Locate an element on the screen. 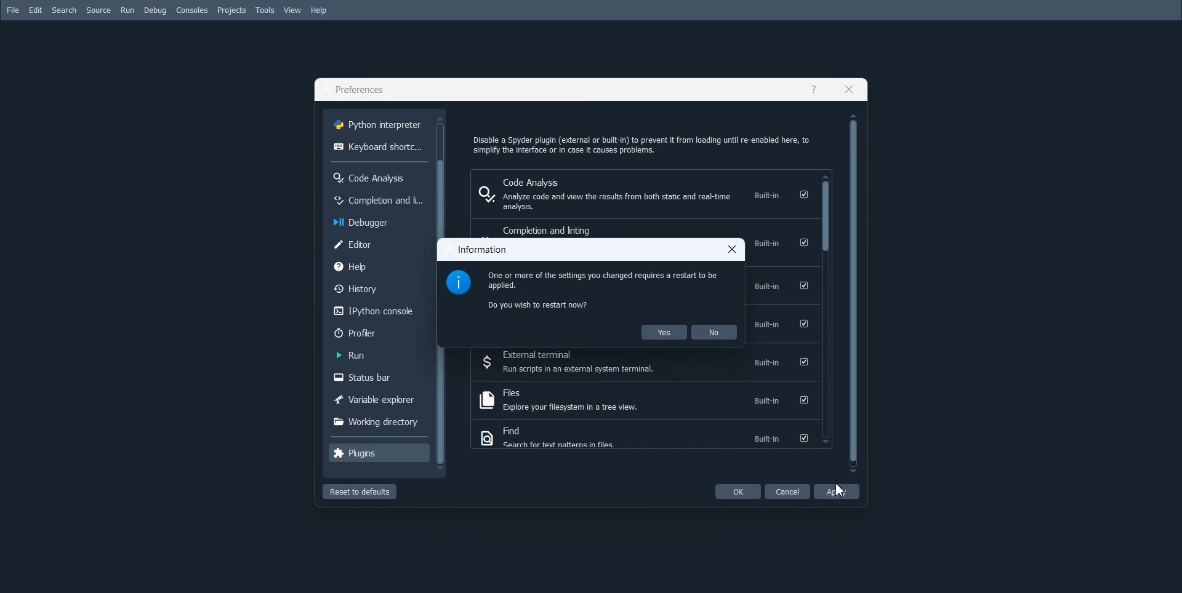 Image resolution: width=1182 pixels, height=593 pixels. No is located at coordinates (714, 332).